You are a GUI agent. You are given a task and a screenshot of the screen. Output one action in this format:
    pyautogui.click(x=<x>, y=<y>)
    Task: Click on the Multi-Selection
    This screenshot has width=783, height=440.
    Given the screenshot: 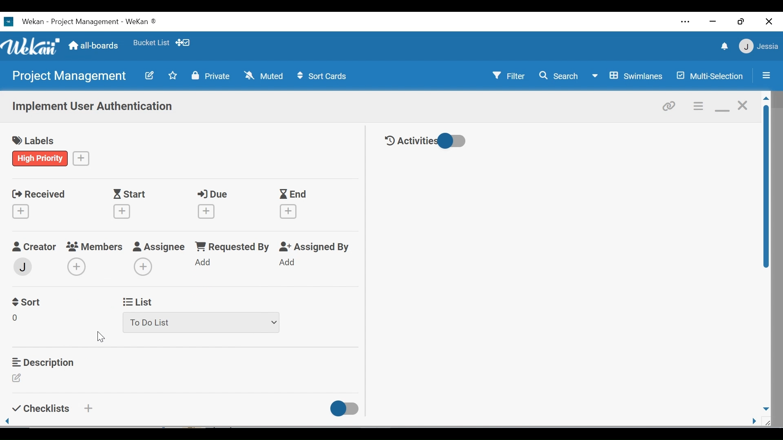 What is the action you would take?
    pyautogui.click(x=712, y=76)
    